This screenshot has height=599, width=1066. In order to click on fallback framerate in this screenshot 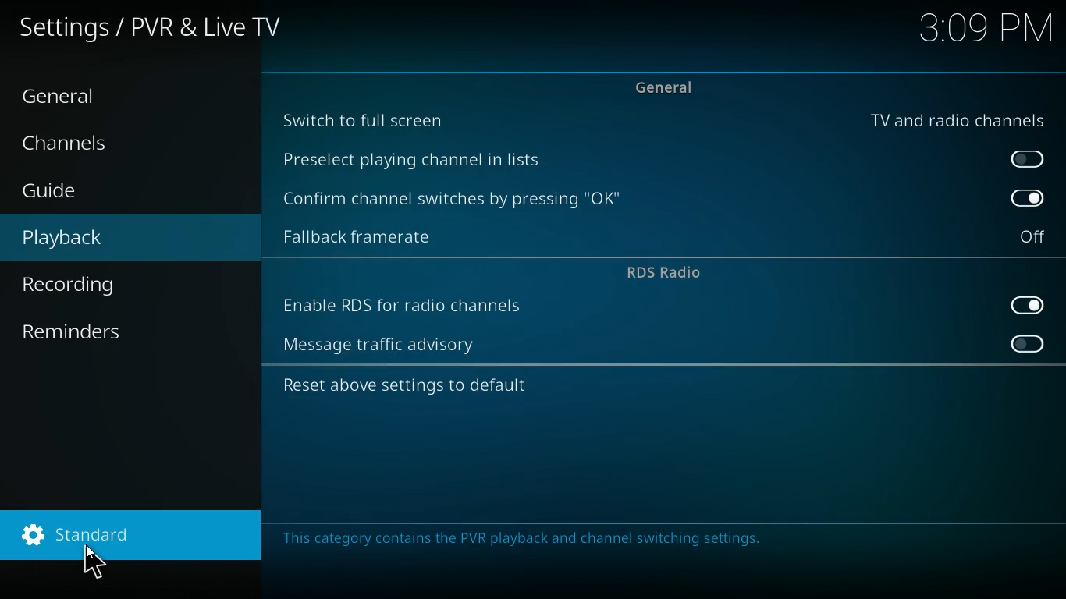, I will do `click(369, 237)`.